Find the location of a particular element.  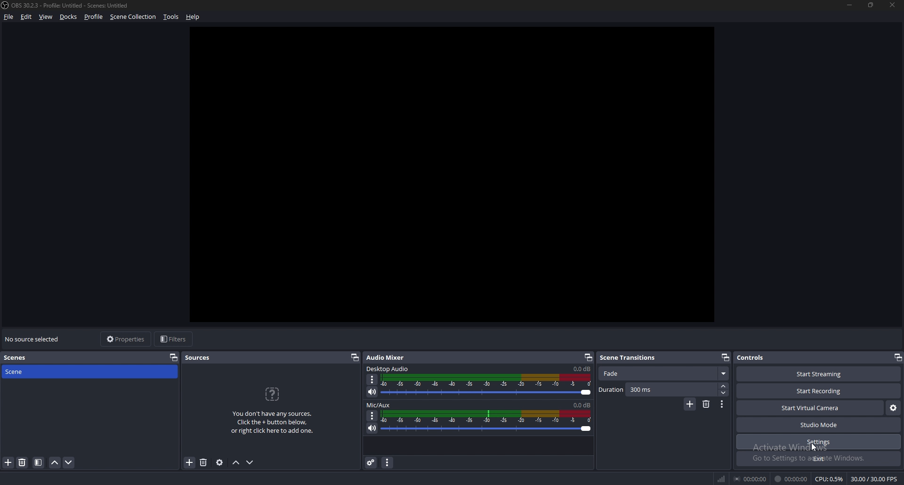

start virtual camera is located at coordinates (811, 408).